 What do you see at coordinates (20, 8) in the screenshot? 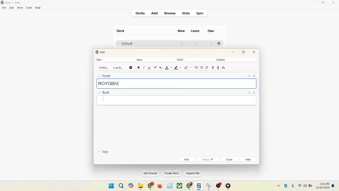
I see `view` at bounding box center [20, 8].